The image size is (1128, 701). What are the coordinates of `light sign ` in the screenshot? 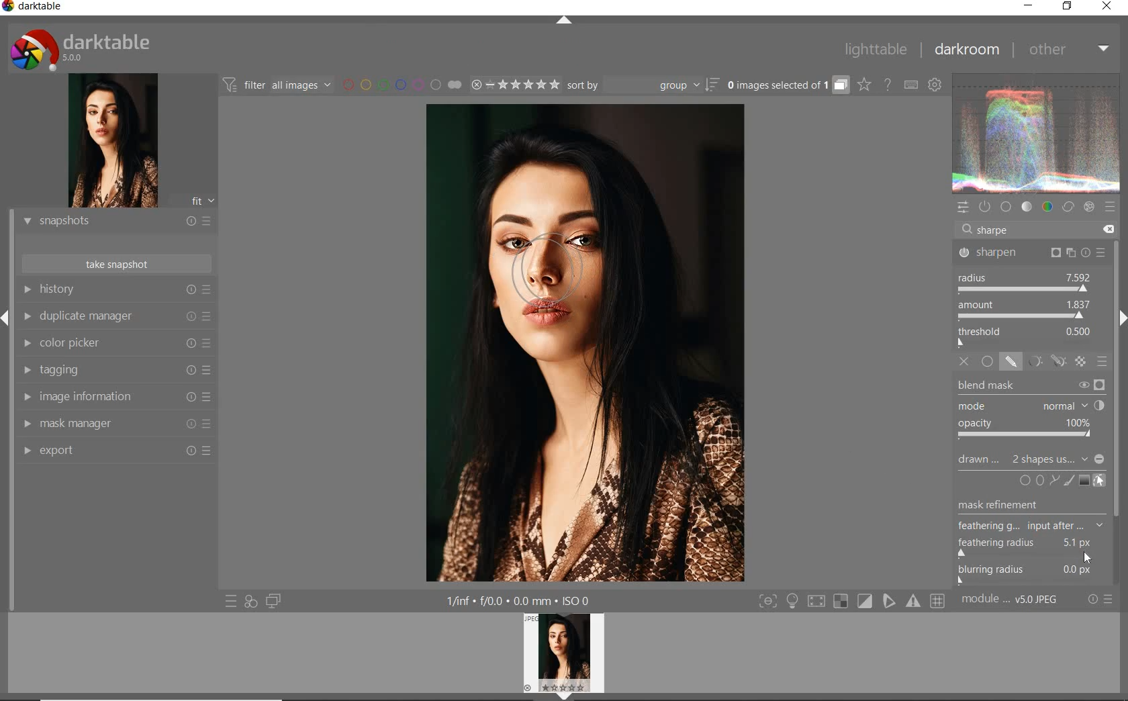 It's located at (794, 602).